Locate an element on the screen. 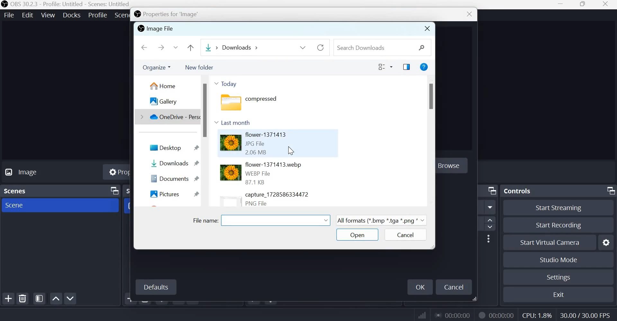 The height and width of the screenshot is (321, 617). Today is located at coordinates (227, 84).